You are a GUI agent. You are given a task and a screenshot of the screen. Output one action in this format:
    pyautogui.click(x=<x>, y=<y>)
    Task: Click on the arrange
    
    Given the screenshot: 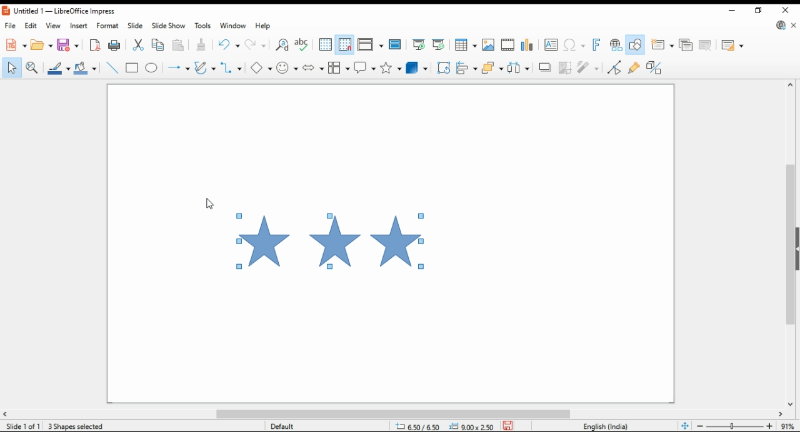 What is the action you would take?
    pyautogui.click(x=493, y=67)
    